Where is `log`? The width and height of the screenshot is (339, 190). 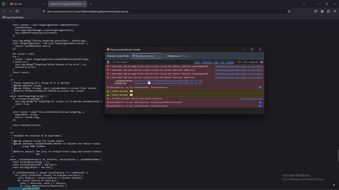
log is located at coordinates (154, 77).